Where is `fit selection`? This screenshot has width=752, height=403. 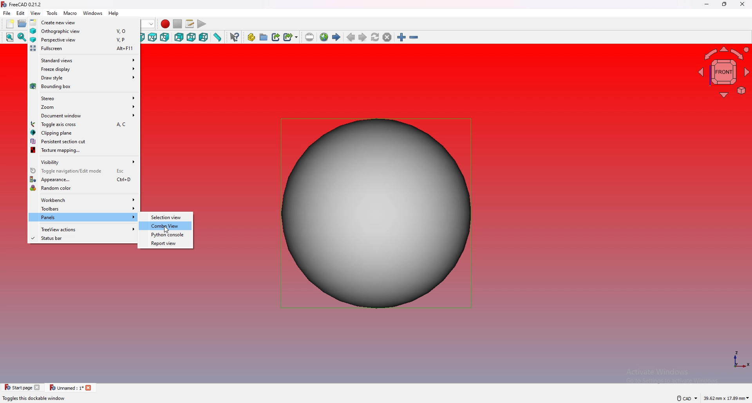
fit selection is located at coordinates (22, 37).